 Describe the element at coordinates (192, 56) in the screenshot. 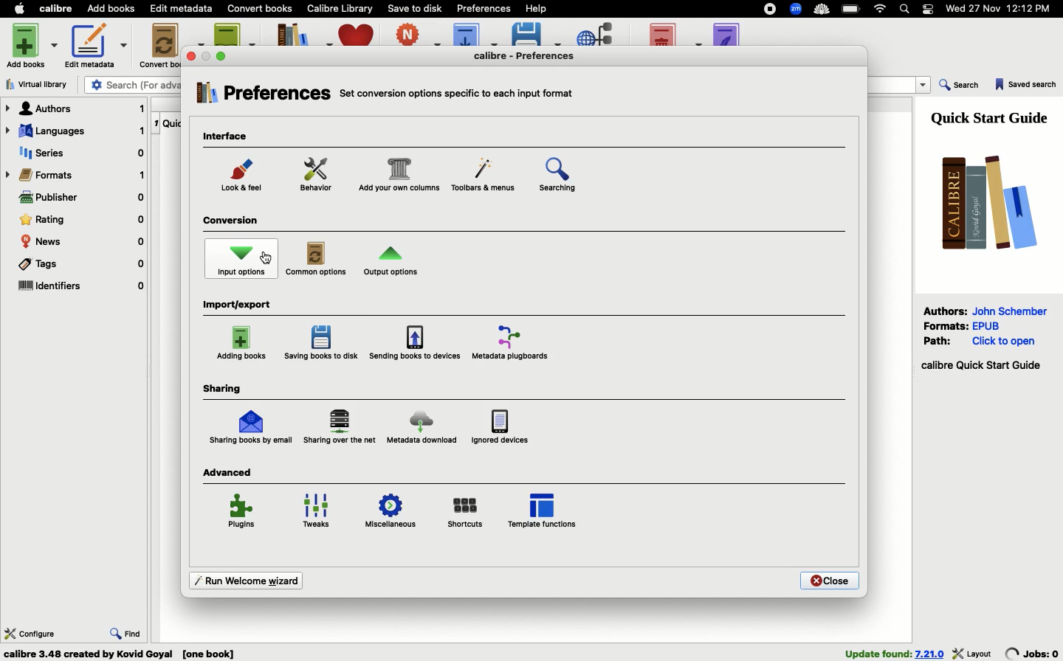

I see `close` at that location.